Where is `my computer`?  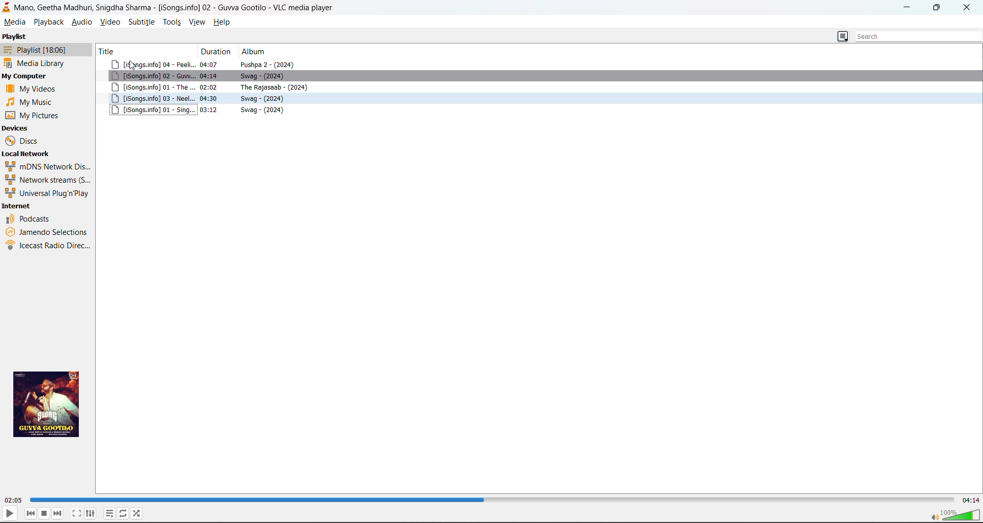 my computer is located at coordinates (25, 76).